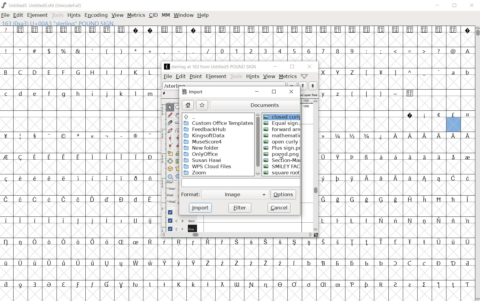 This screenshot has height=301, width=480. I want to click on Symbol, so click(34, 135).